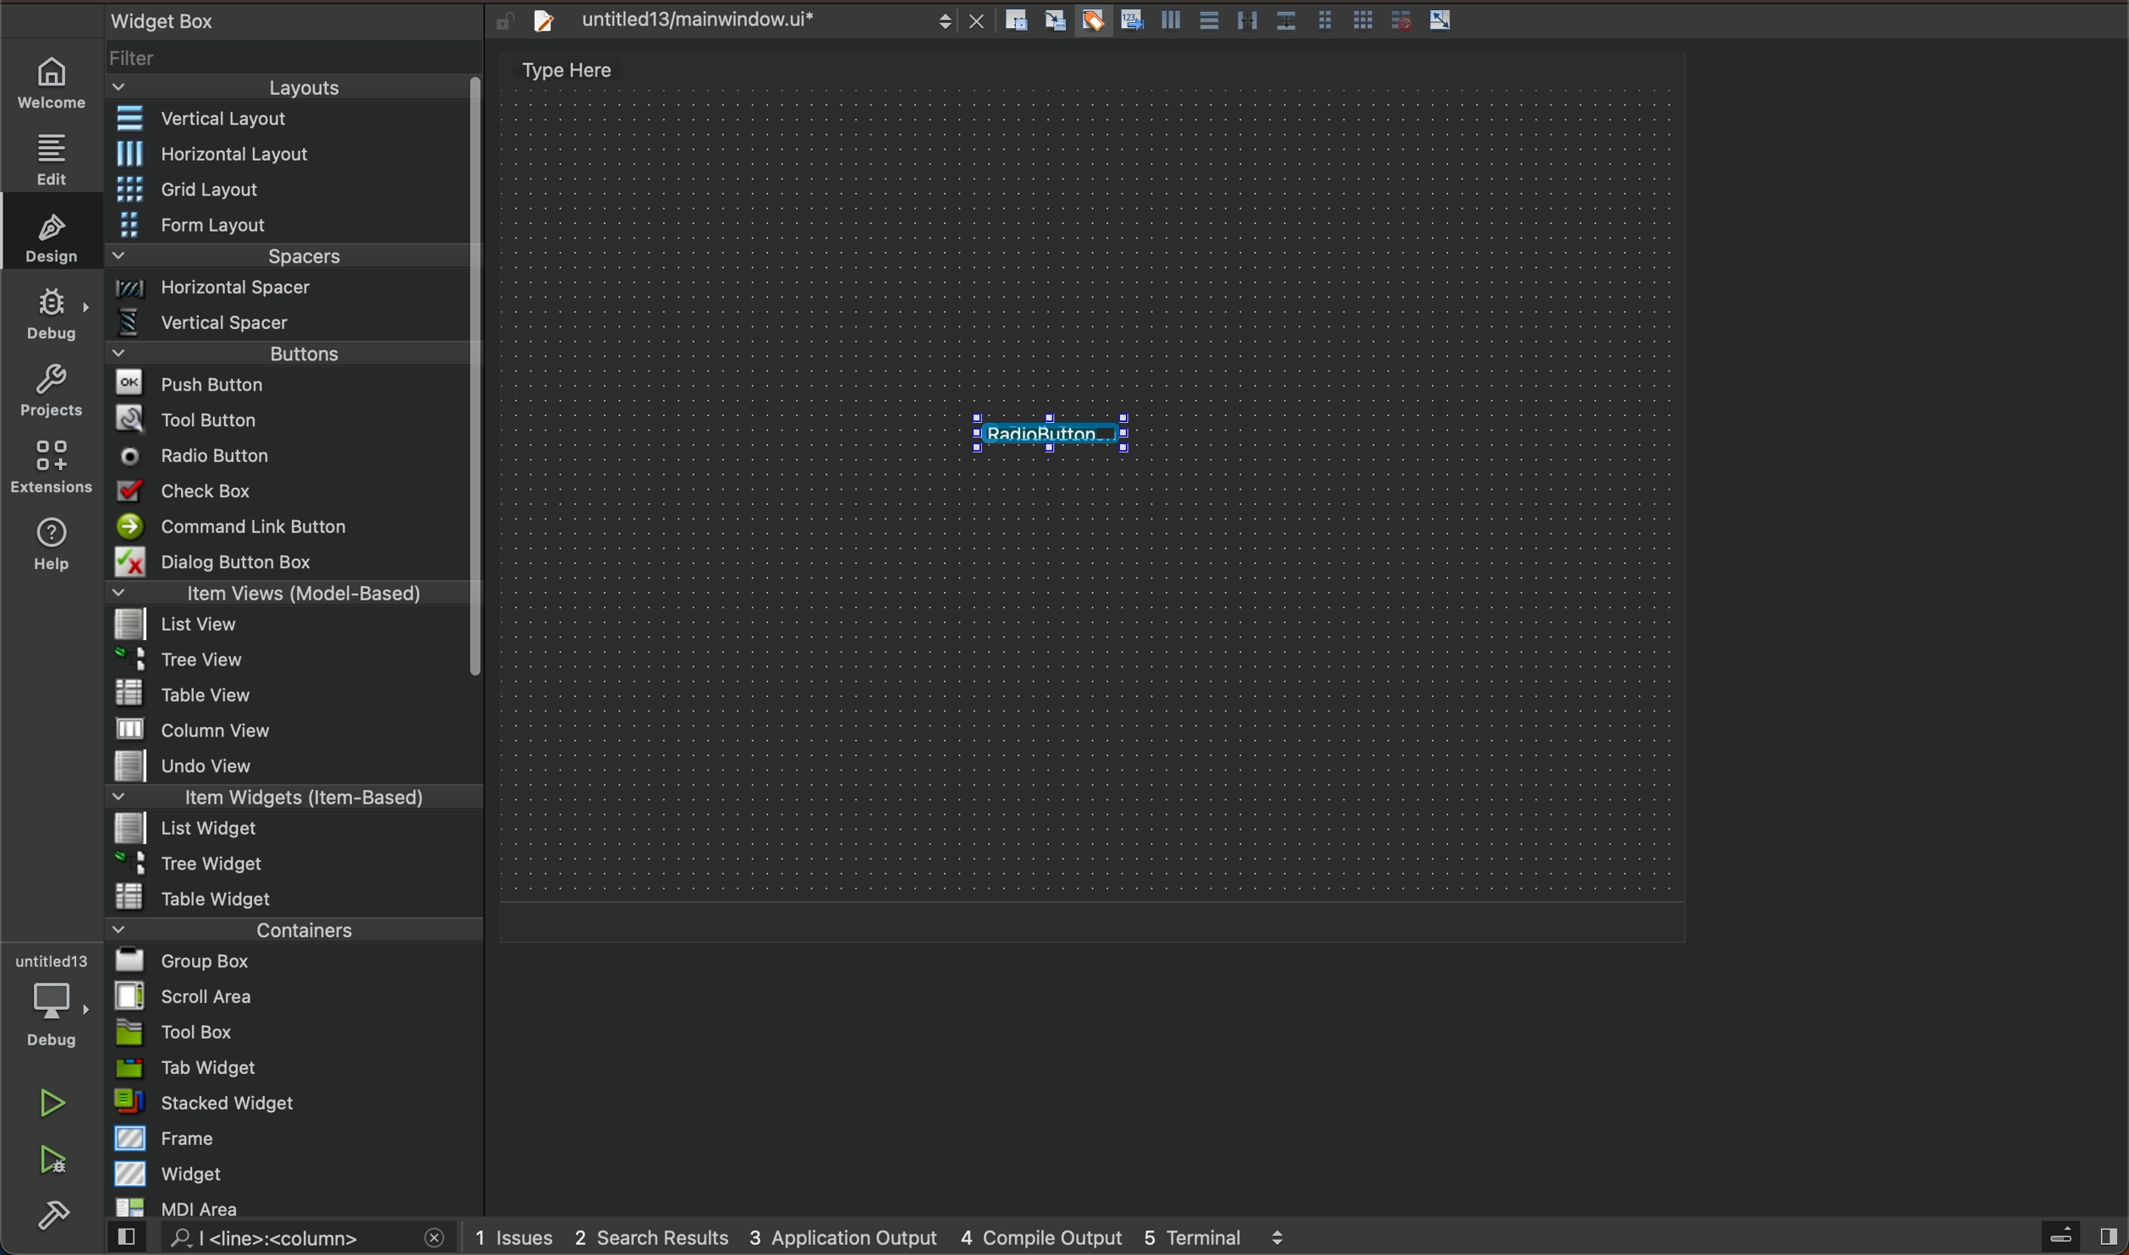 The image size is (2129, 1255). What do you see at coordinates (296, 64) in the screenshot?
I see `filter` at bounding box center [296, 64].